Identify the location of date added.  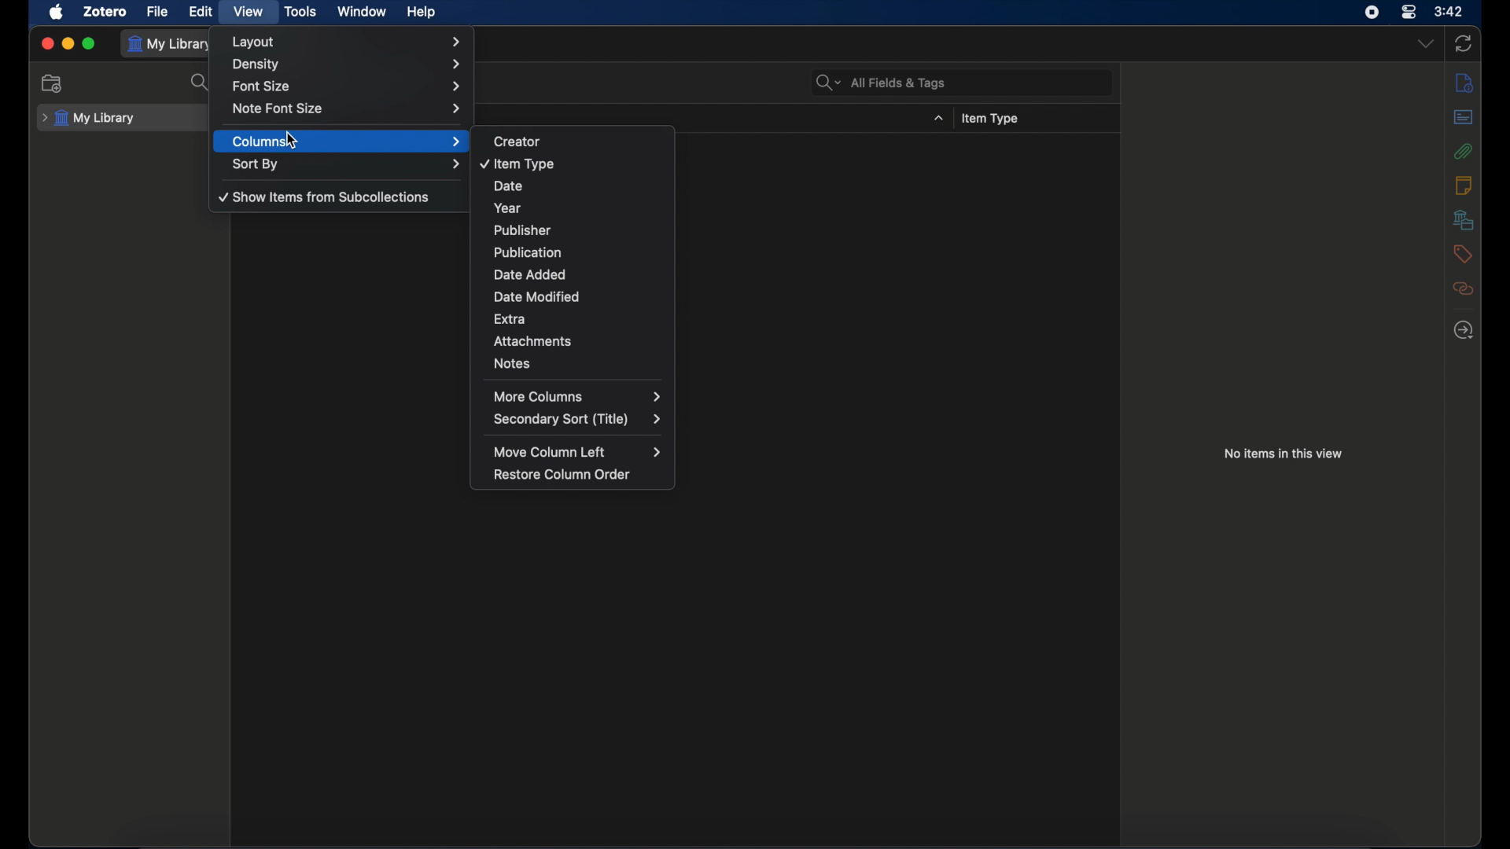
(580, 274).